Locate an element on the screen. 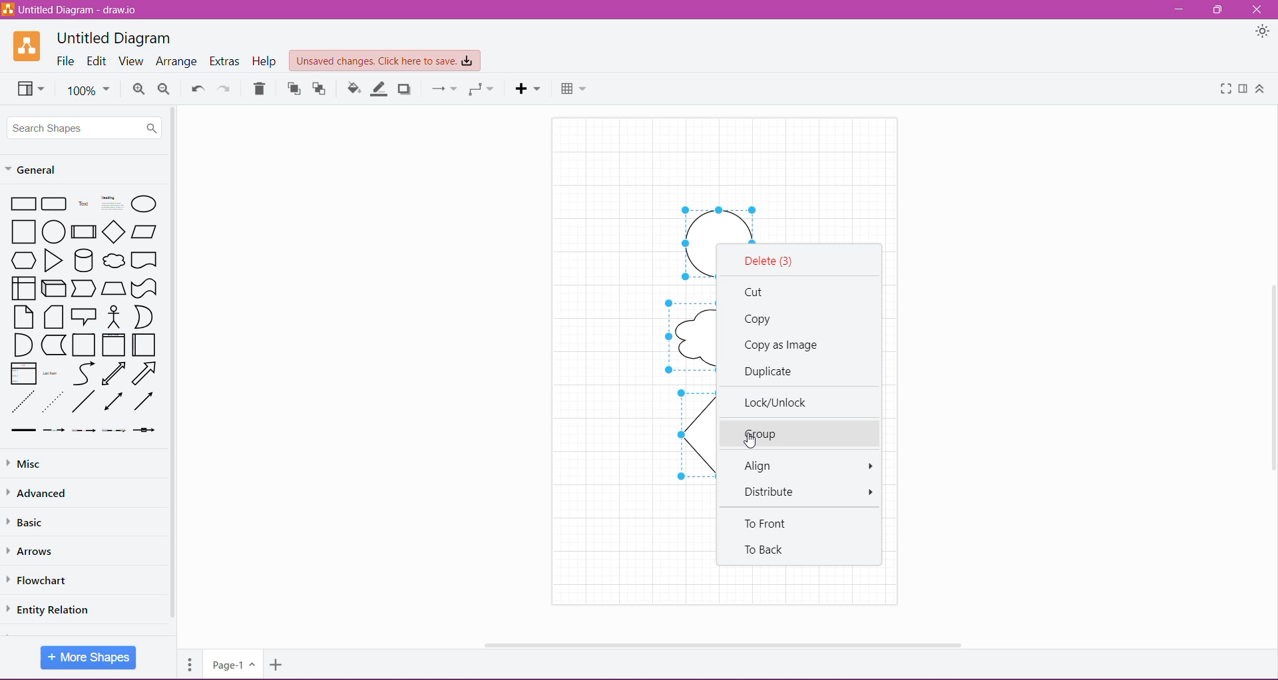 This screenshot has width=1278, height=680. Misc is located at coordinates (26, 464).